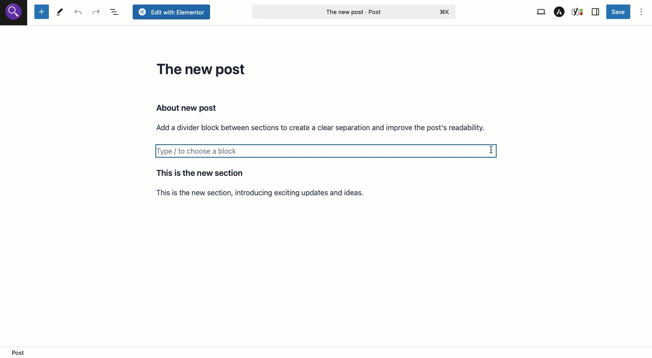 This screenshot has height=358, width=652. What do you see at coordinates (41, 12) in the screenshot?
I see `New block` at bounding box center [41, 12].